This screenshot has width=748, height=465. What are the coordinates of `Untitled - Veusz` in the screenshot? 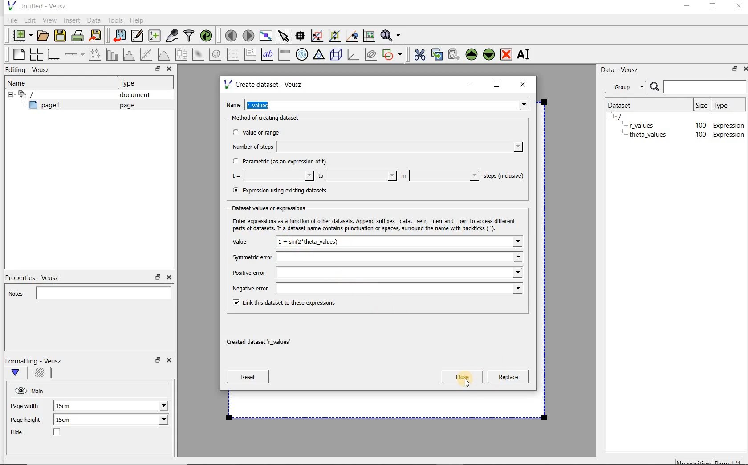 It's located at (36, 5).